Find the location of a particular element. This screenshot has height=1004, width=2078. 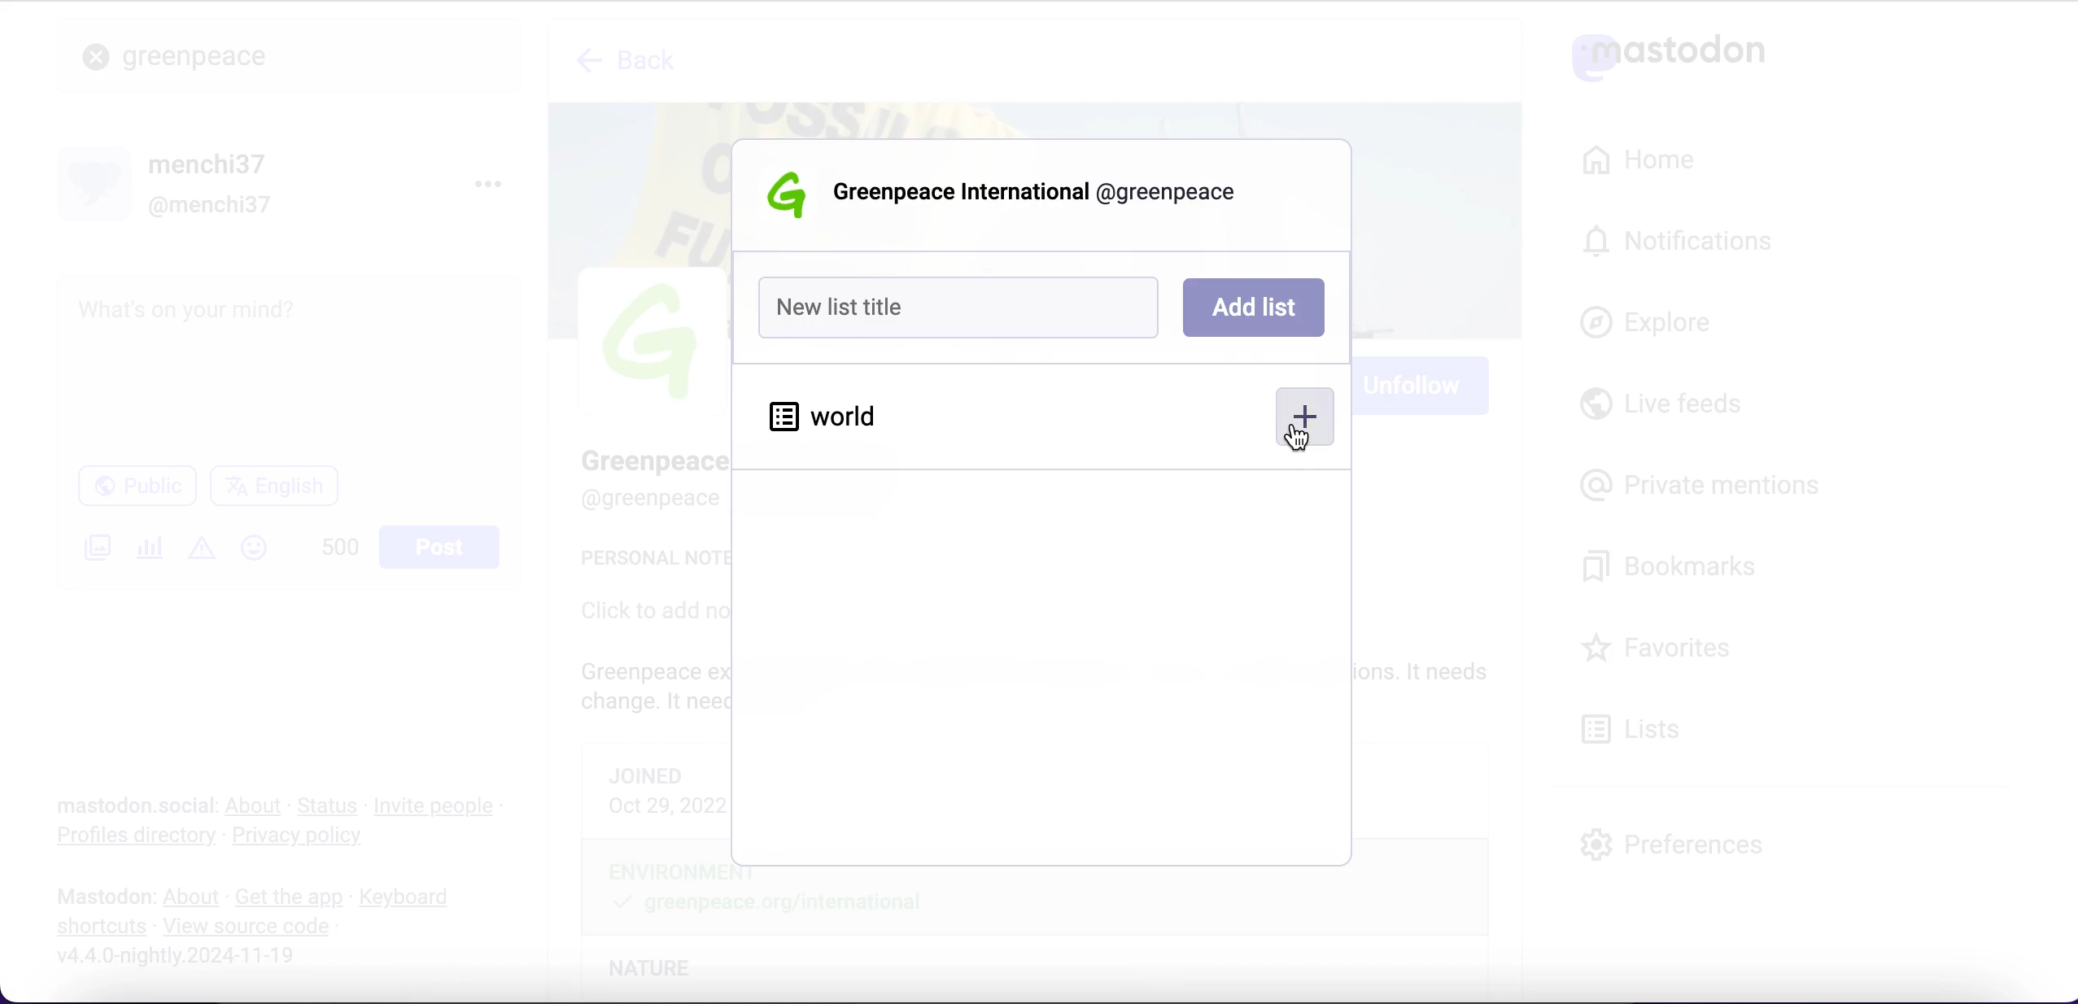

add list is located at coordinates (1254, 309).